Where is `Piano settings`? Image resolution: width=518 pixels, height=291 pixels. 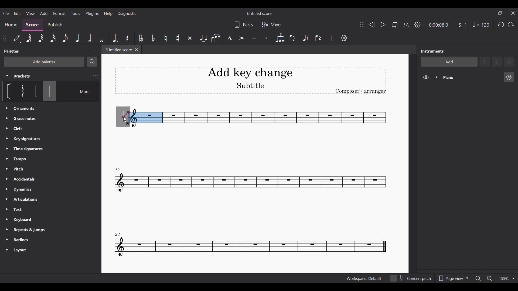 Piano settings is located at coordinates (509, 77).